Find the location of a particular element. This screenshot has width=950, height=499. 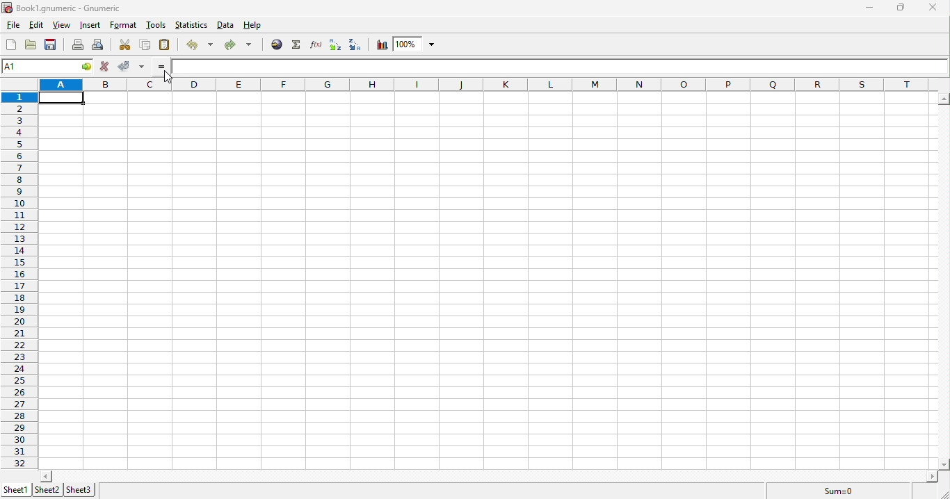

save is located at coordinates (51, 45).